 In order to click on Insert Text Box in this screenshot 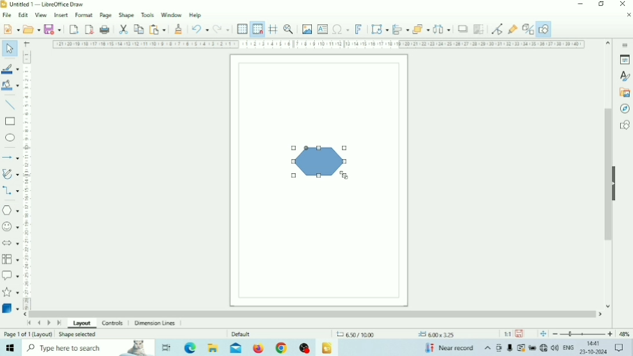, I will do `click(323, 28)`.